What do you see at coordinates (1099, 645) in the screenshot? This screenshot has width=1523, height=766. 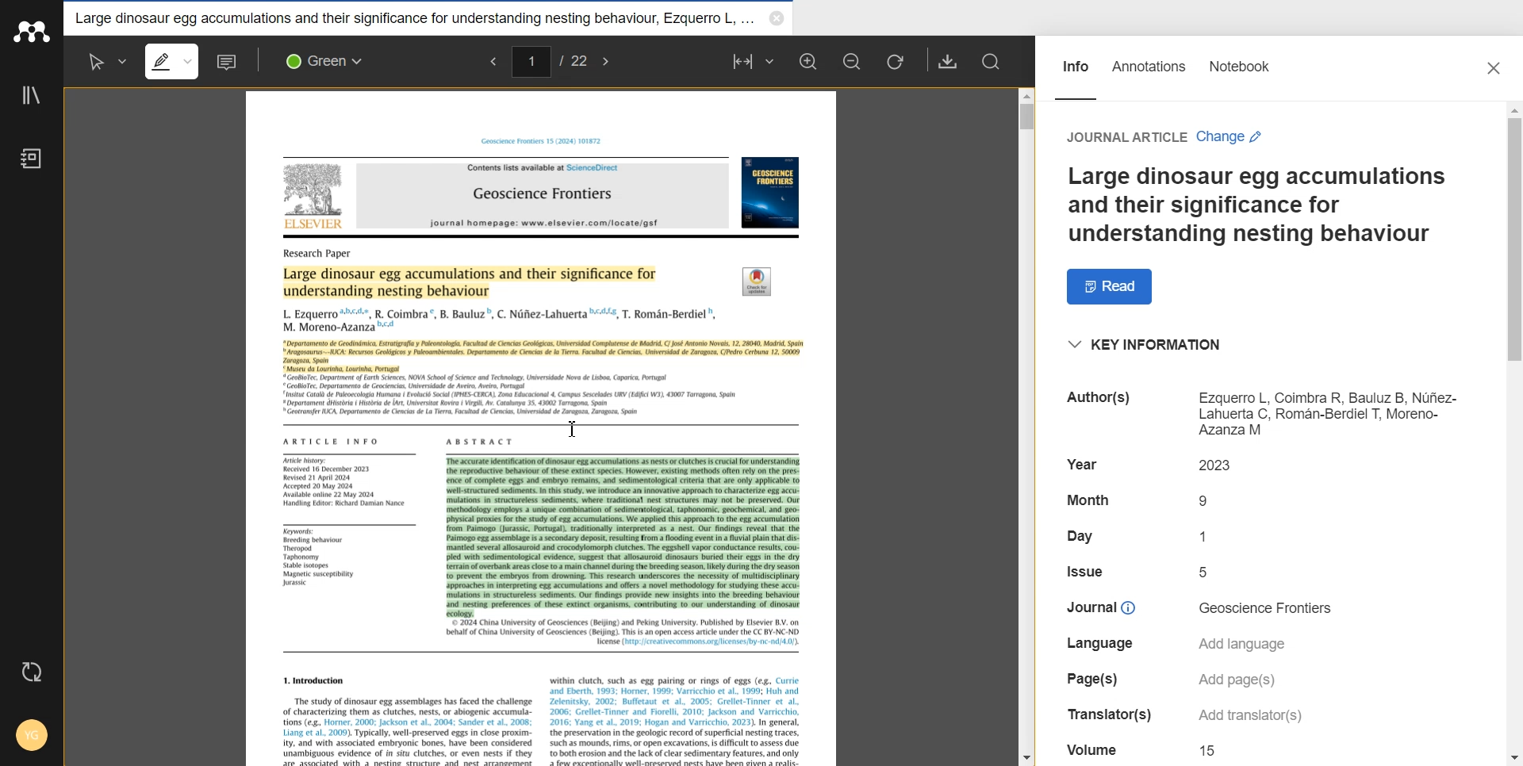 I see `text` at bounding box center [1099, 645].